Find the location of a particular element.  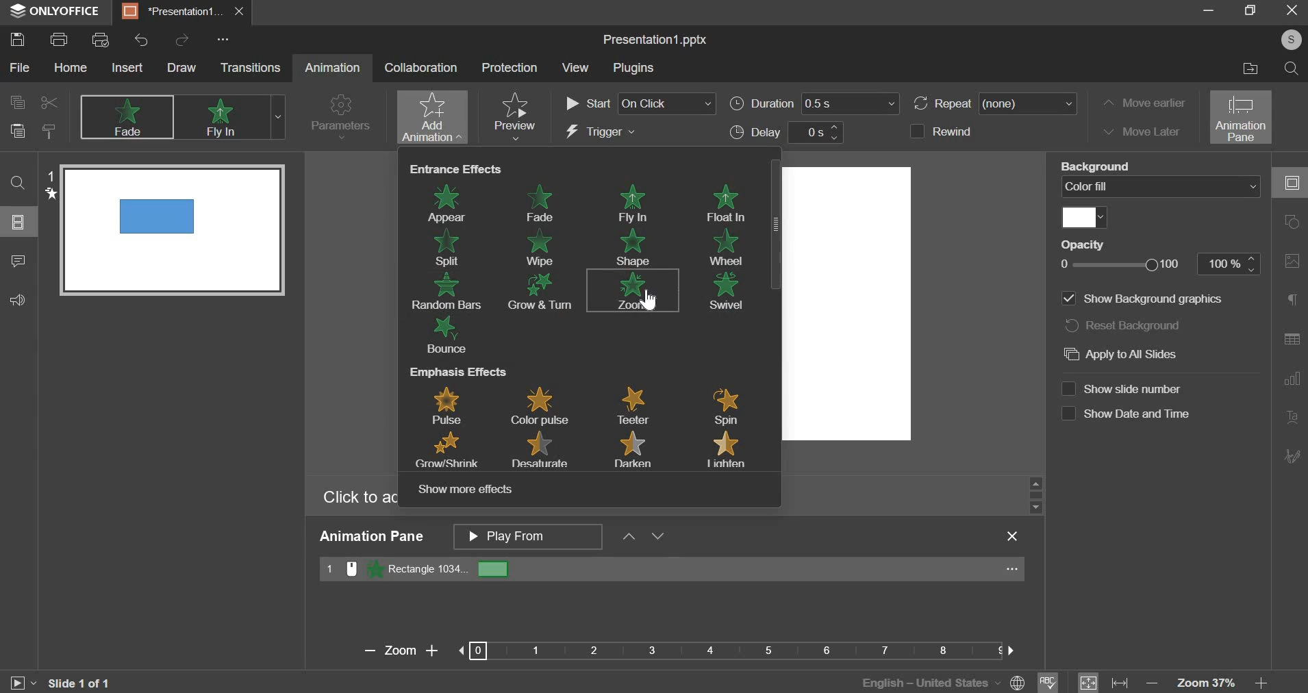

wipe is located at coordinates (542, 249).